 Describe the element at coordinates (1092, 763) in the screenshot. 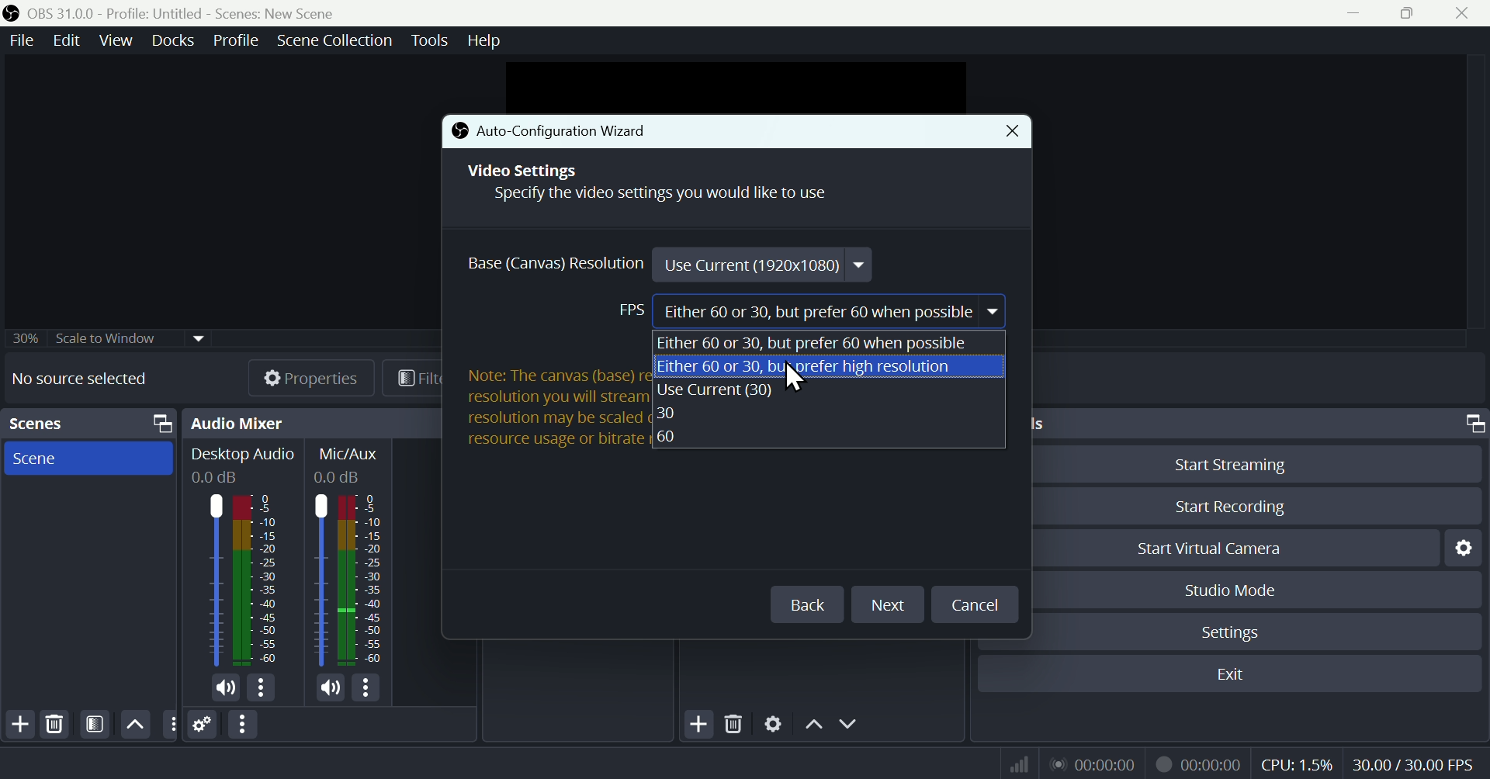

I see `Audio recorder` at that location.